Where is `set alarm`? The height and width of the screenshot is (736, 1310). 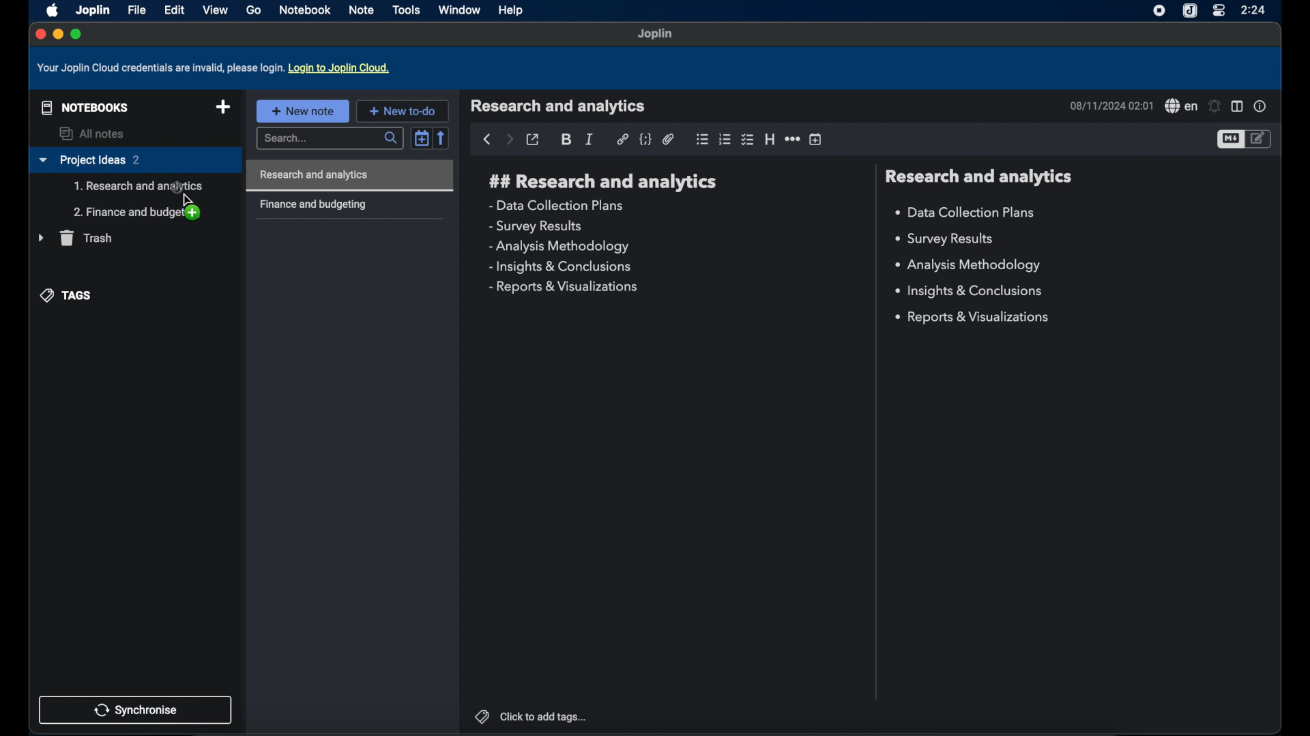 set alarm is located at coordinates (1215, 106).